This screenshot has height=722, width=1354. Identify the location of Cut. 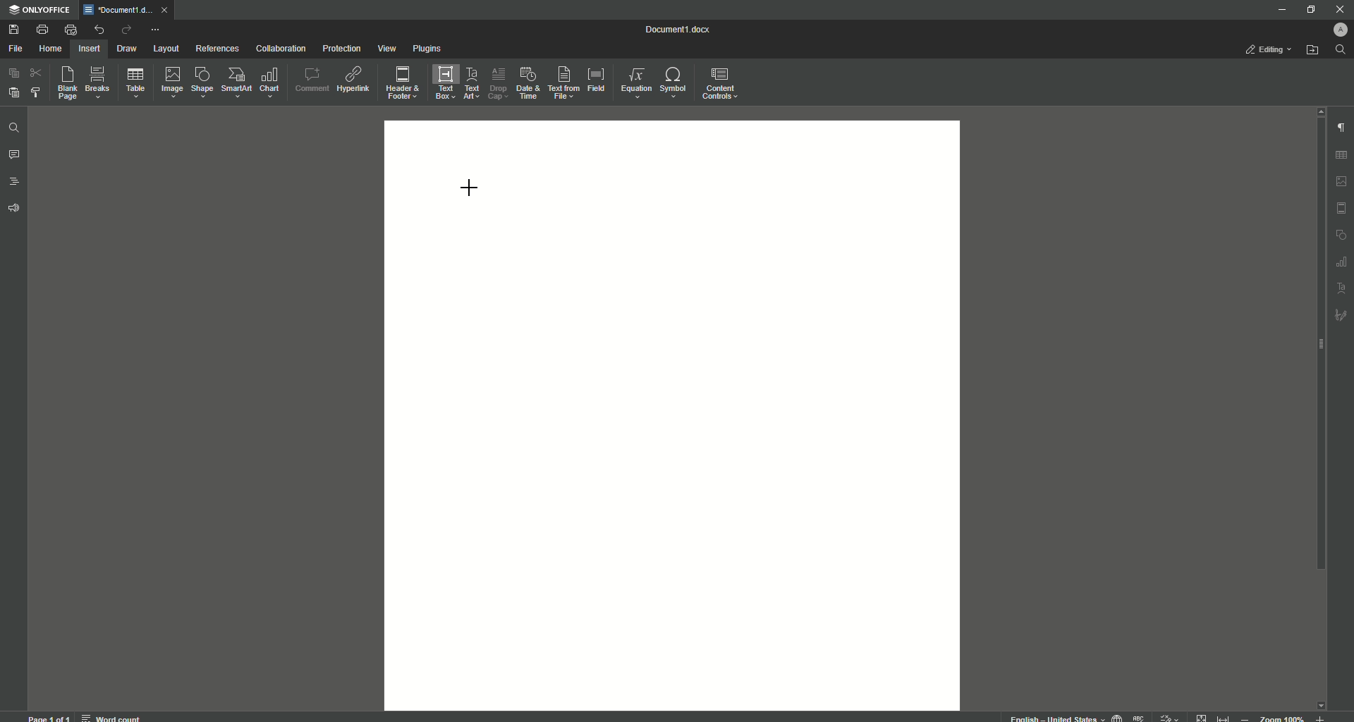
(37, 72).